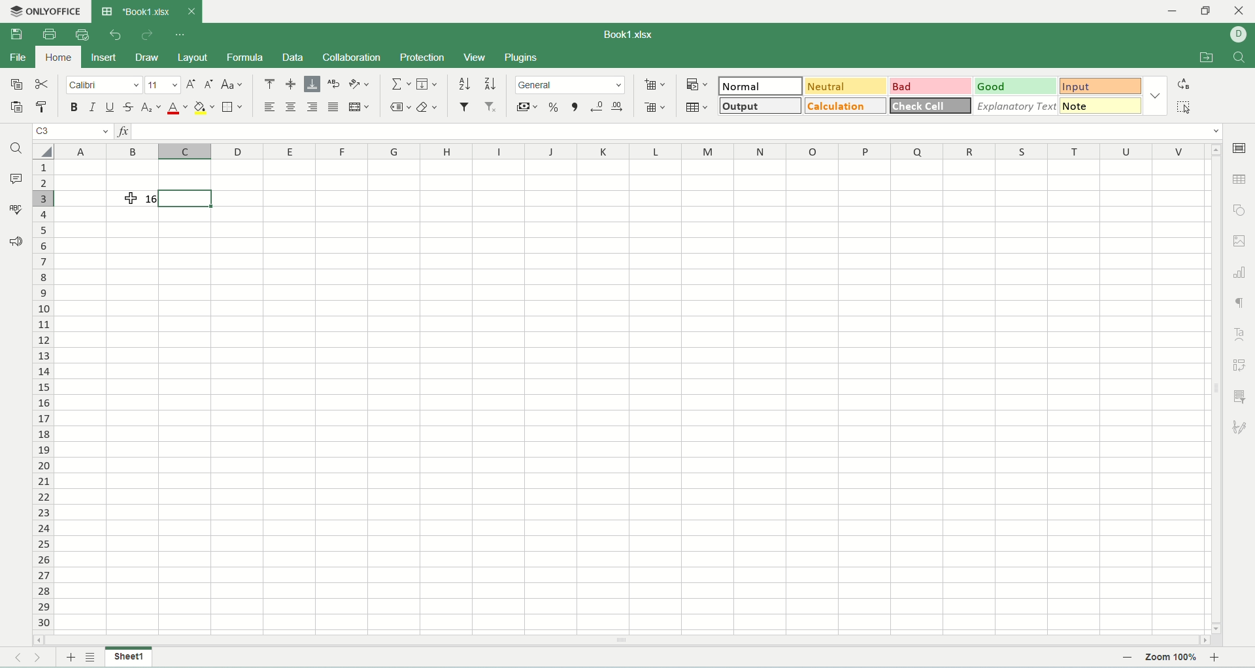 This screenshot has width=1255, height=668. What do you see at coordinates (1239, 12) in the screenshot?
I see `close` at bounding box center [1239, 12].